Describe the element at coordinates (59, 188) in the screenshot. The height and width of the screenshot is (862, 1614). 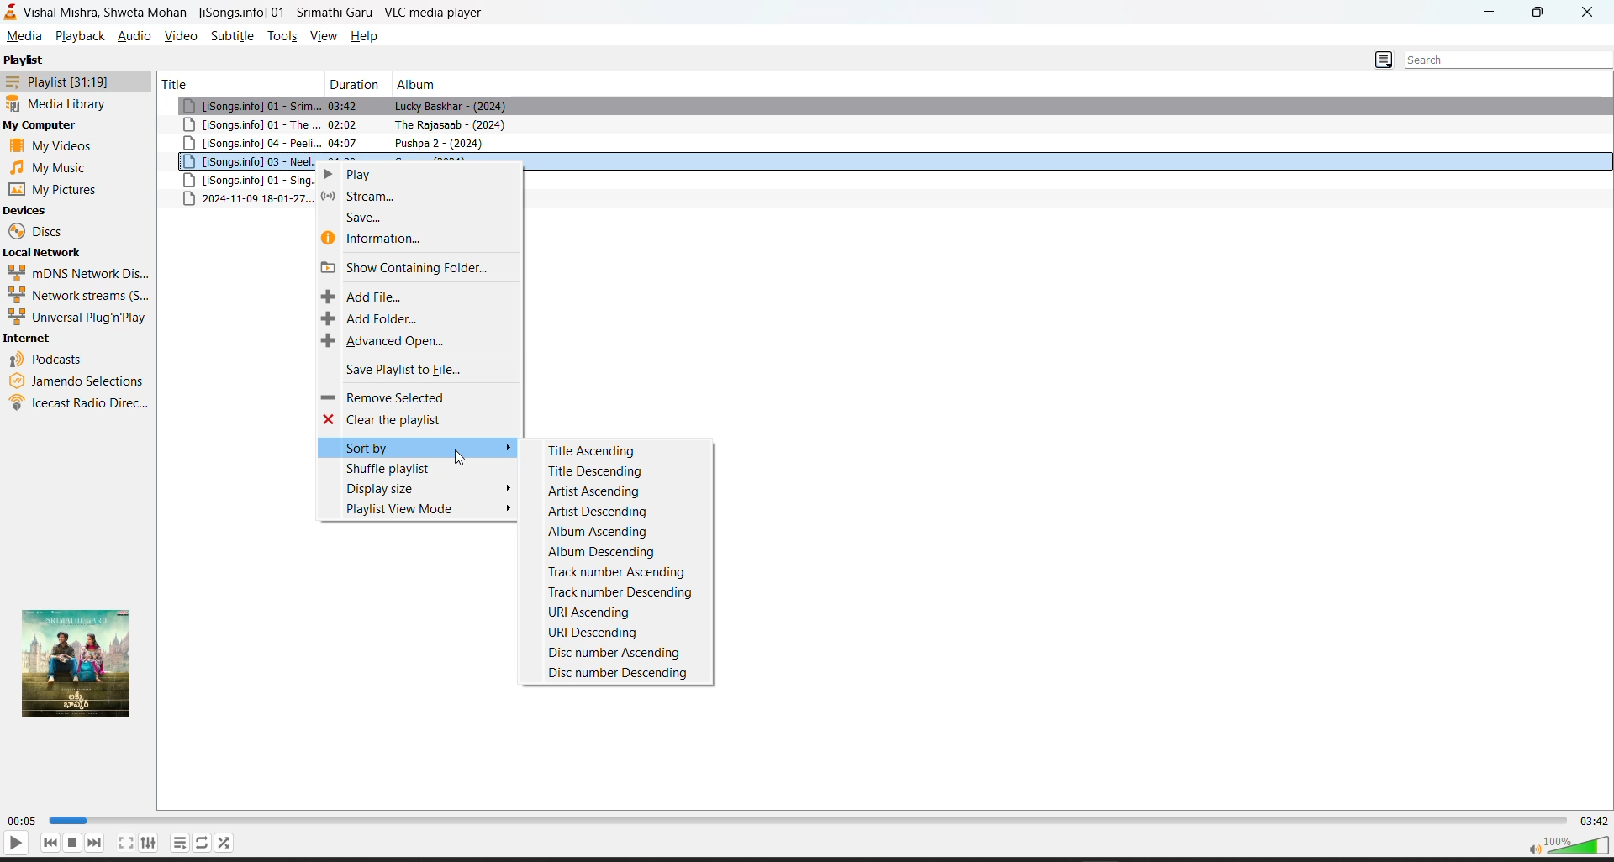
I see `pictures` at that location.